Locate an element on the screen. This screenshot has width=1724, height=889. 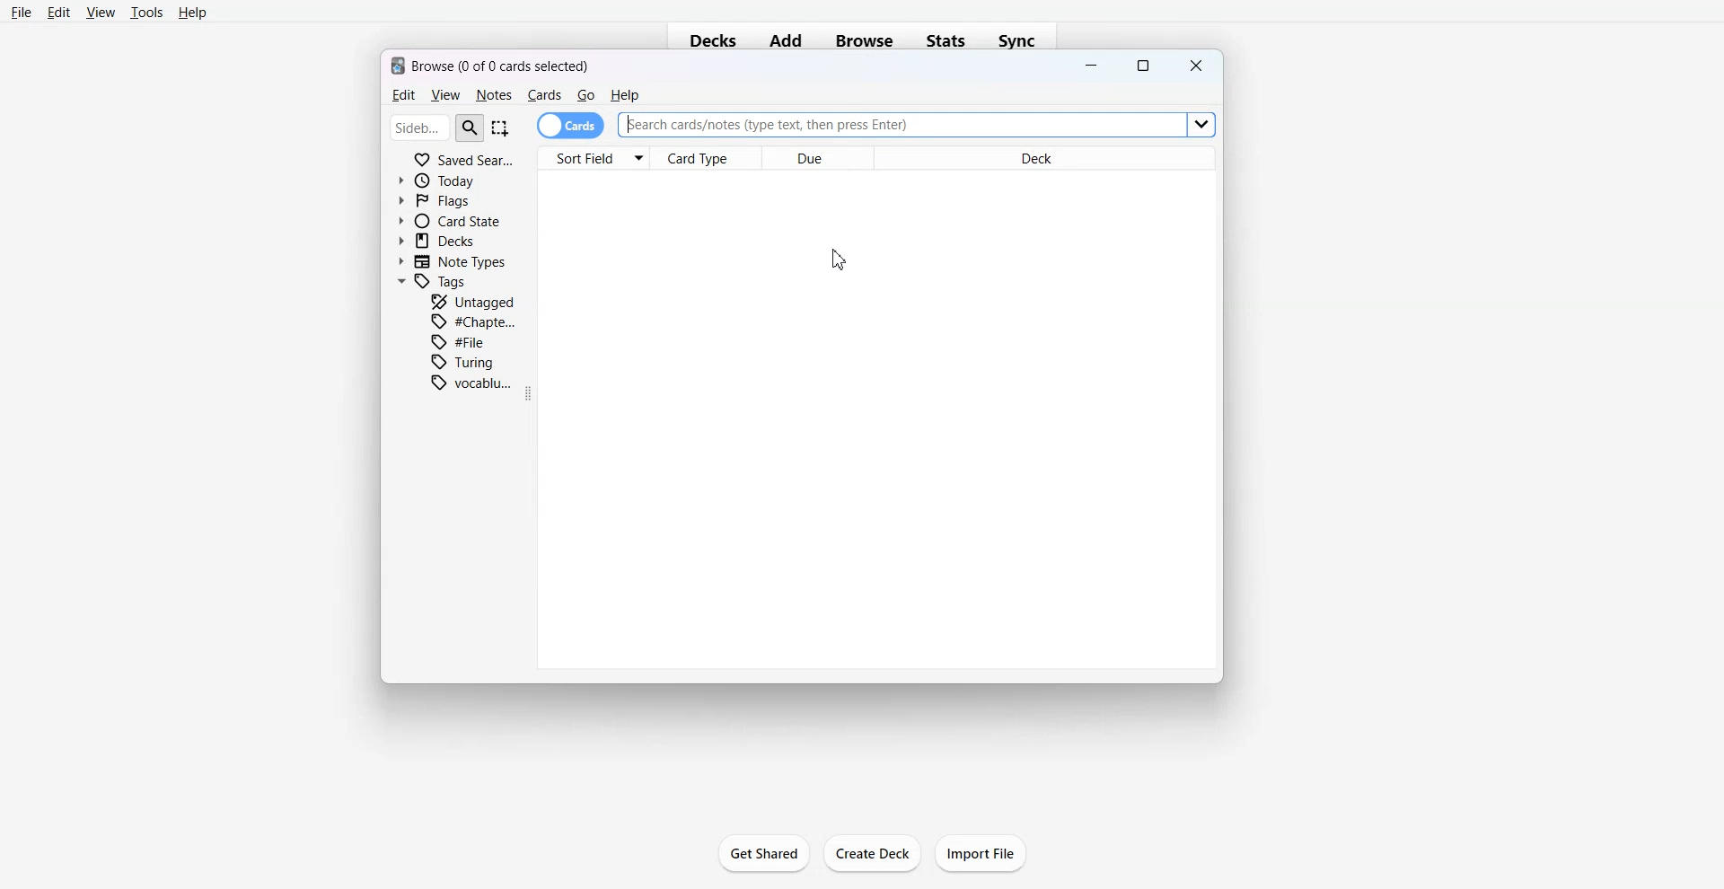
Close is located at coordinates (1194, 66).